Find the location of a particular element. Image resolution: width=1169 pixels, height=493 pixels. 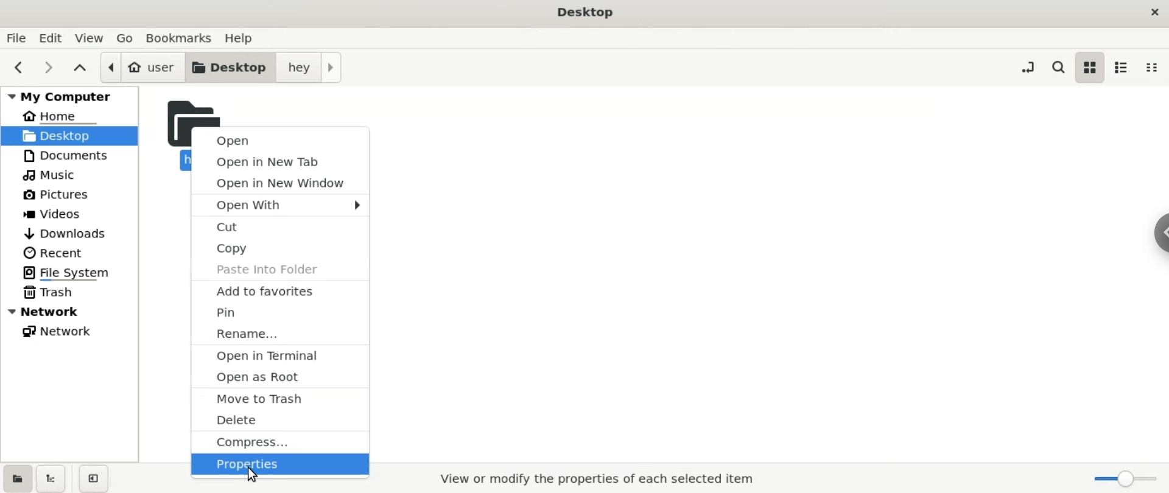

network is located at coordinates (71, 329).